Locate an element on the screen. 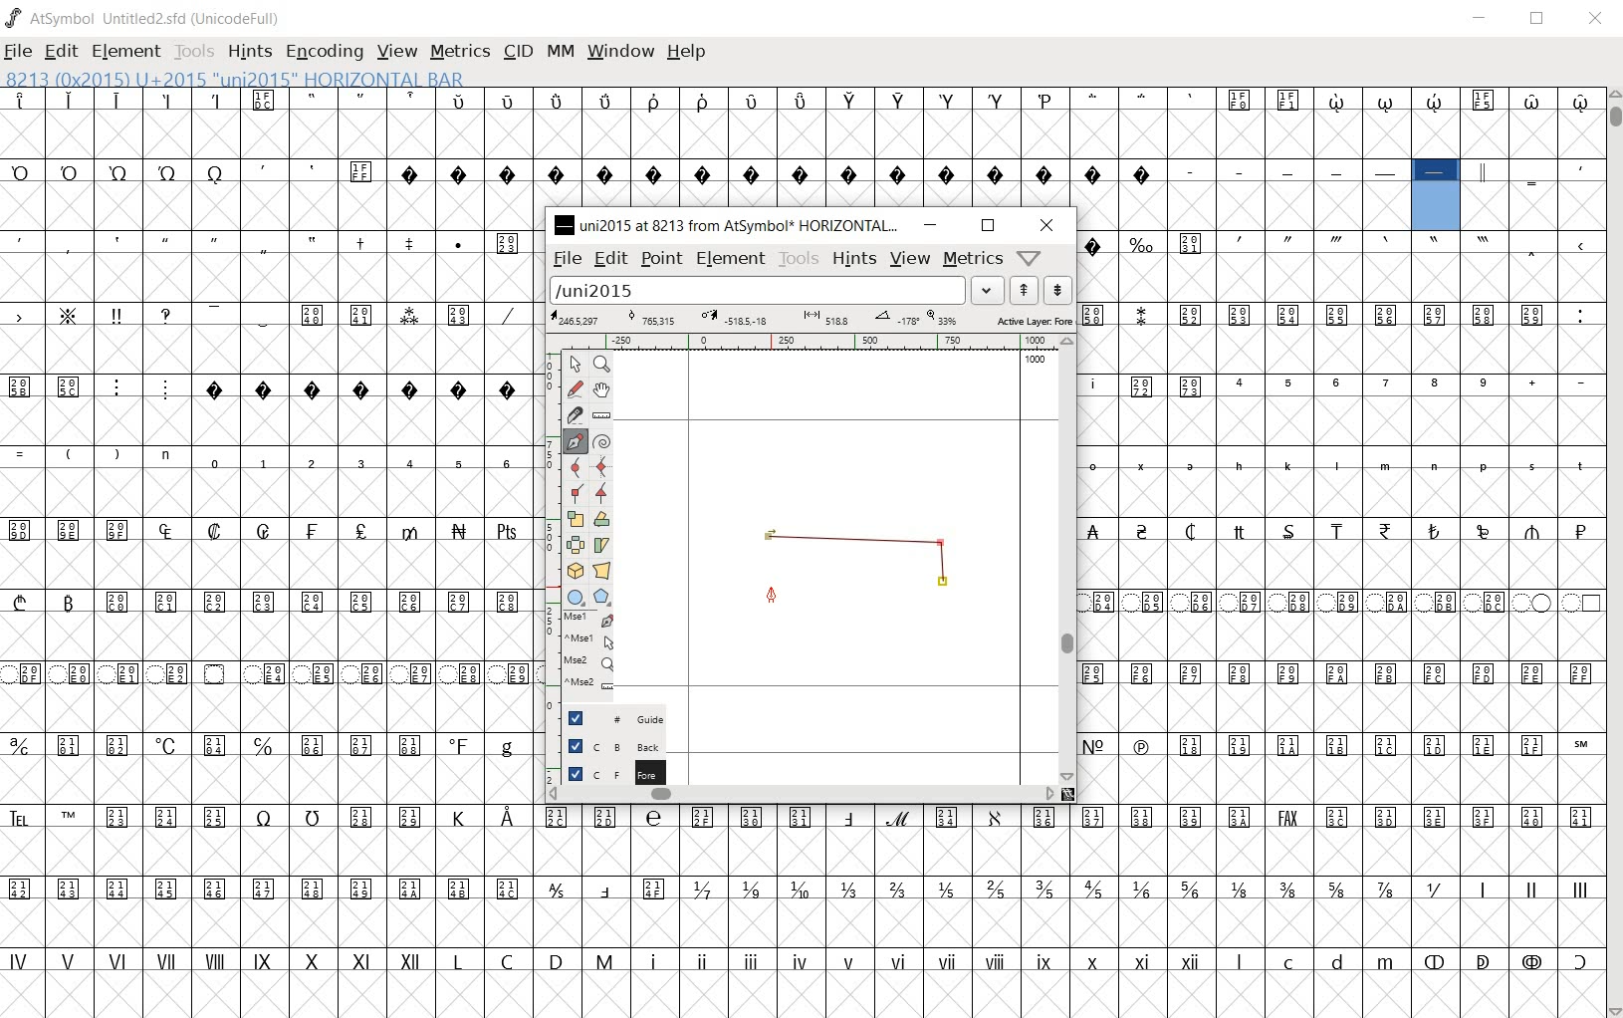 The image size is (1623, 1018). minimize is located at coordinates (932, 226).